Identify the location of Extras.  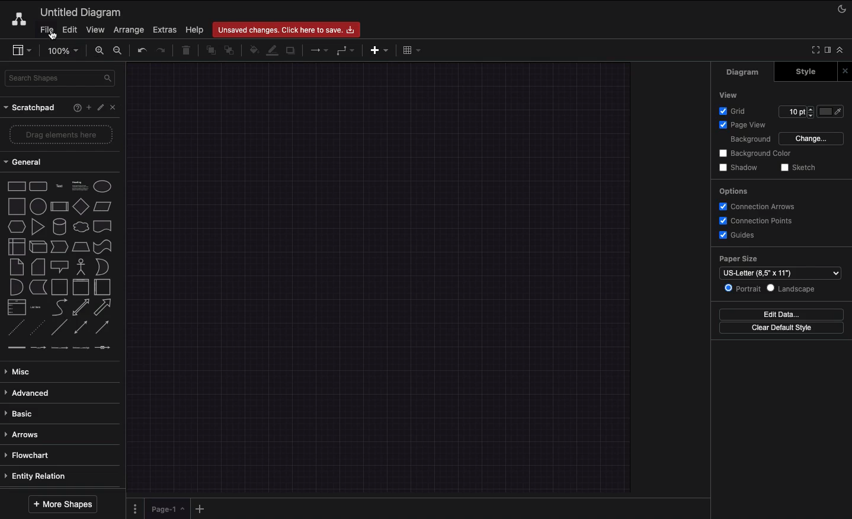
(165, 29).